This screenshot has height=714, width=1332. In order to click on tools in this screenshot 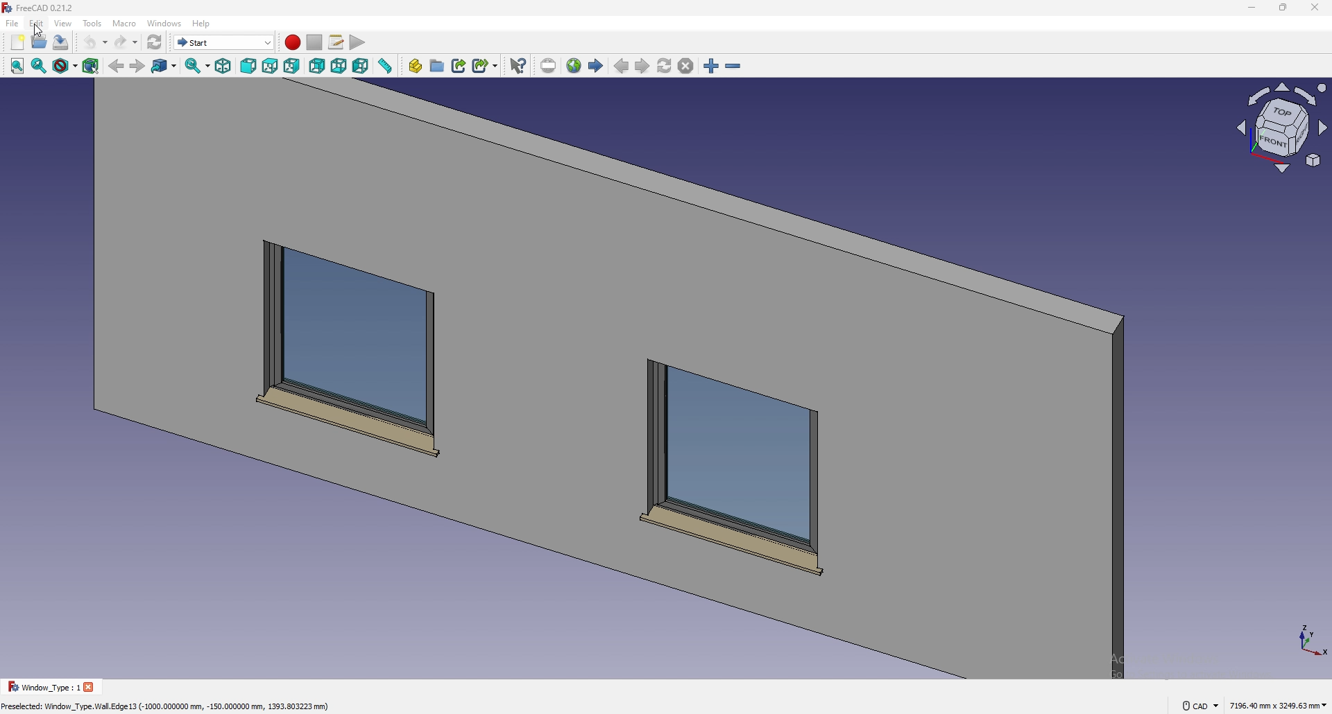, I will do `click(92, 23)`.